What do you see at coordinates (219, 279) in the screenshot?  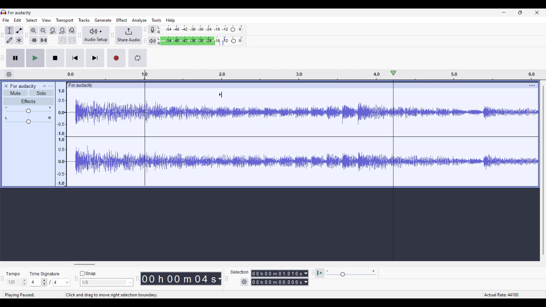 I see `Duration measurement options` at bounding box center [219, 279].